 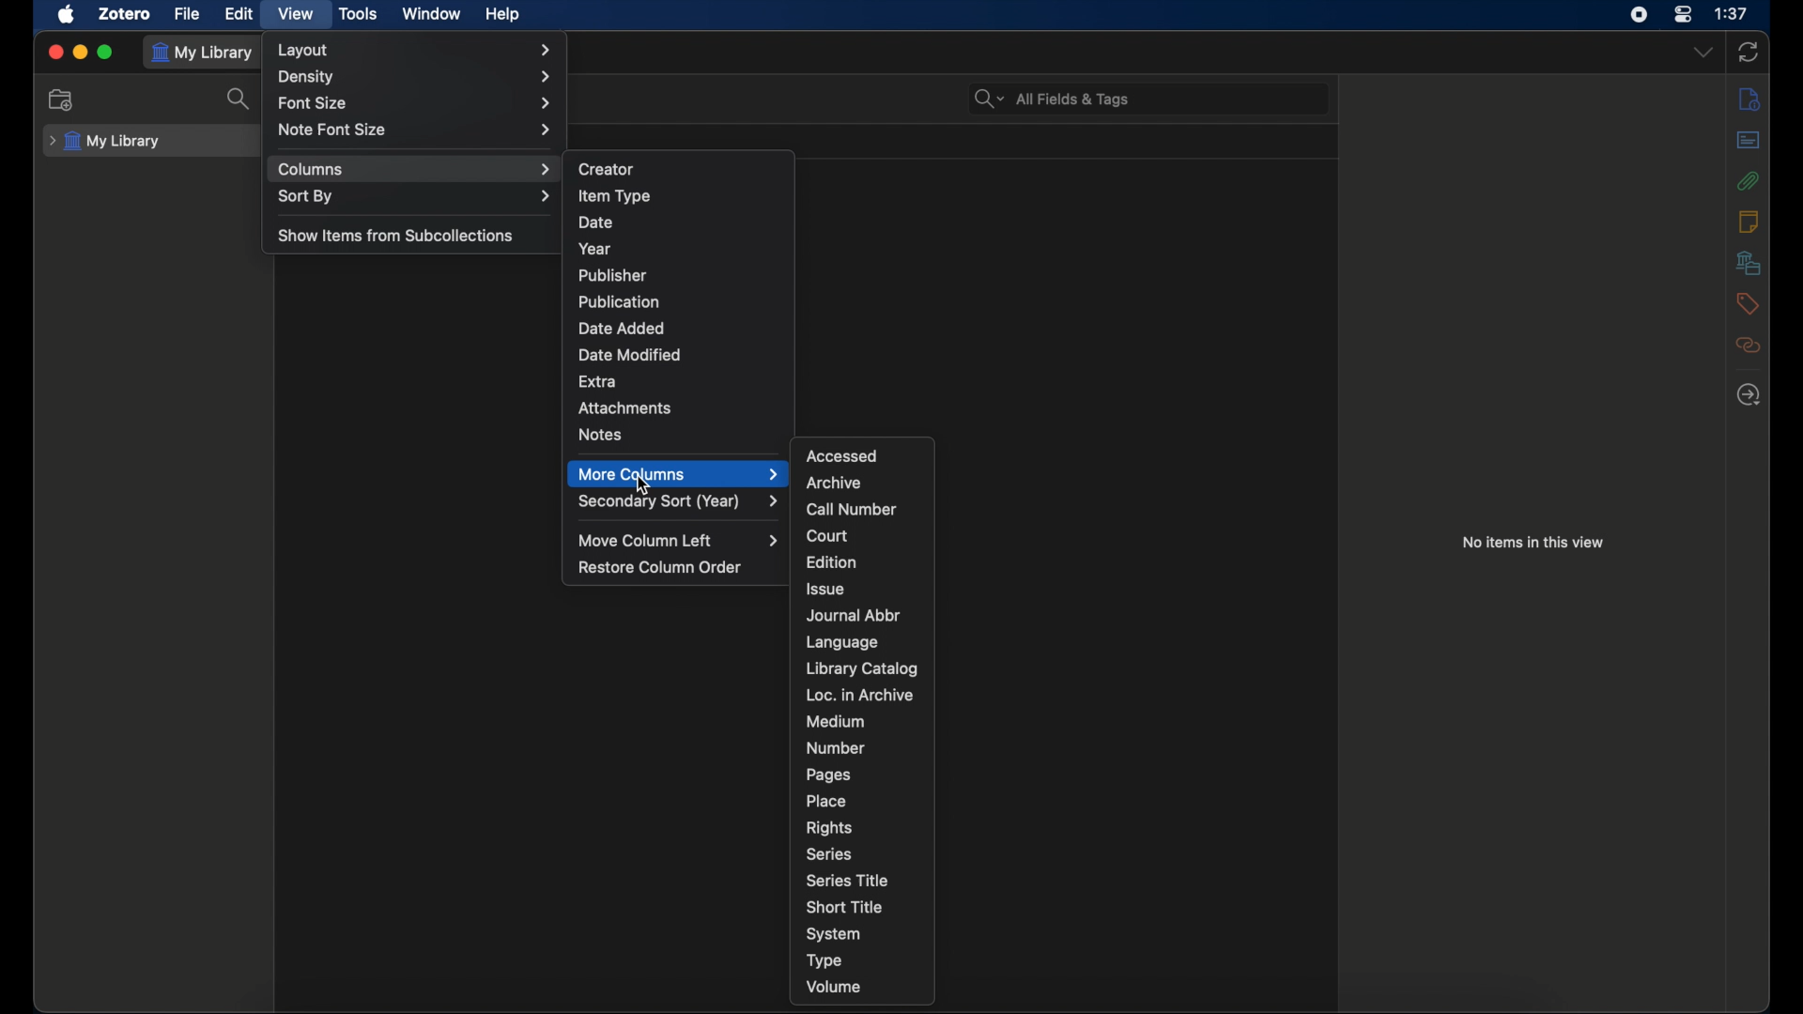 I want to click on dropdown, so click(x=1702, y=52).